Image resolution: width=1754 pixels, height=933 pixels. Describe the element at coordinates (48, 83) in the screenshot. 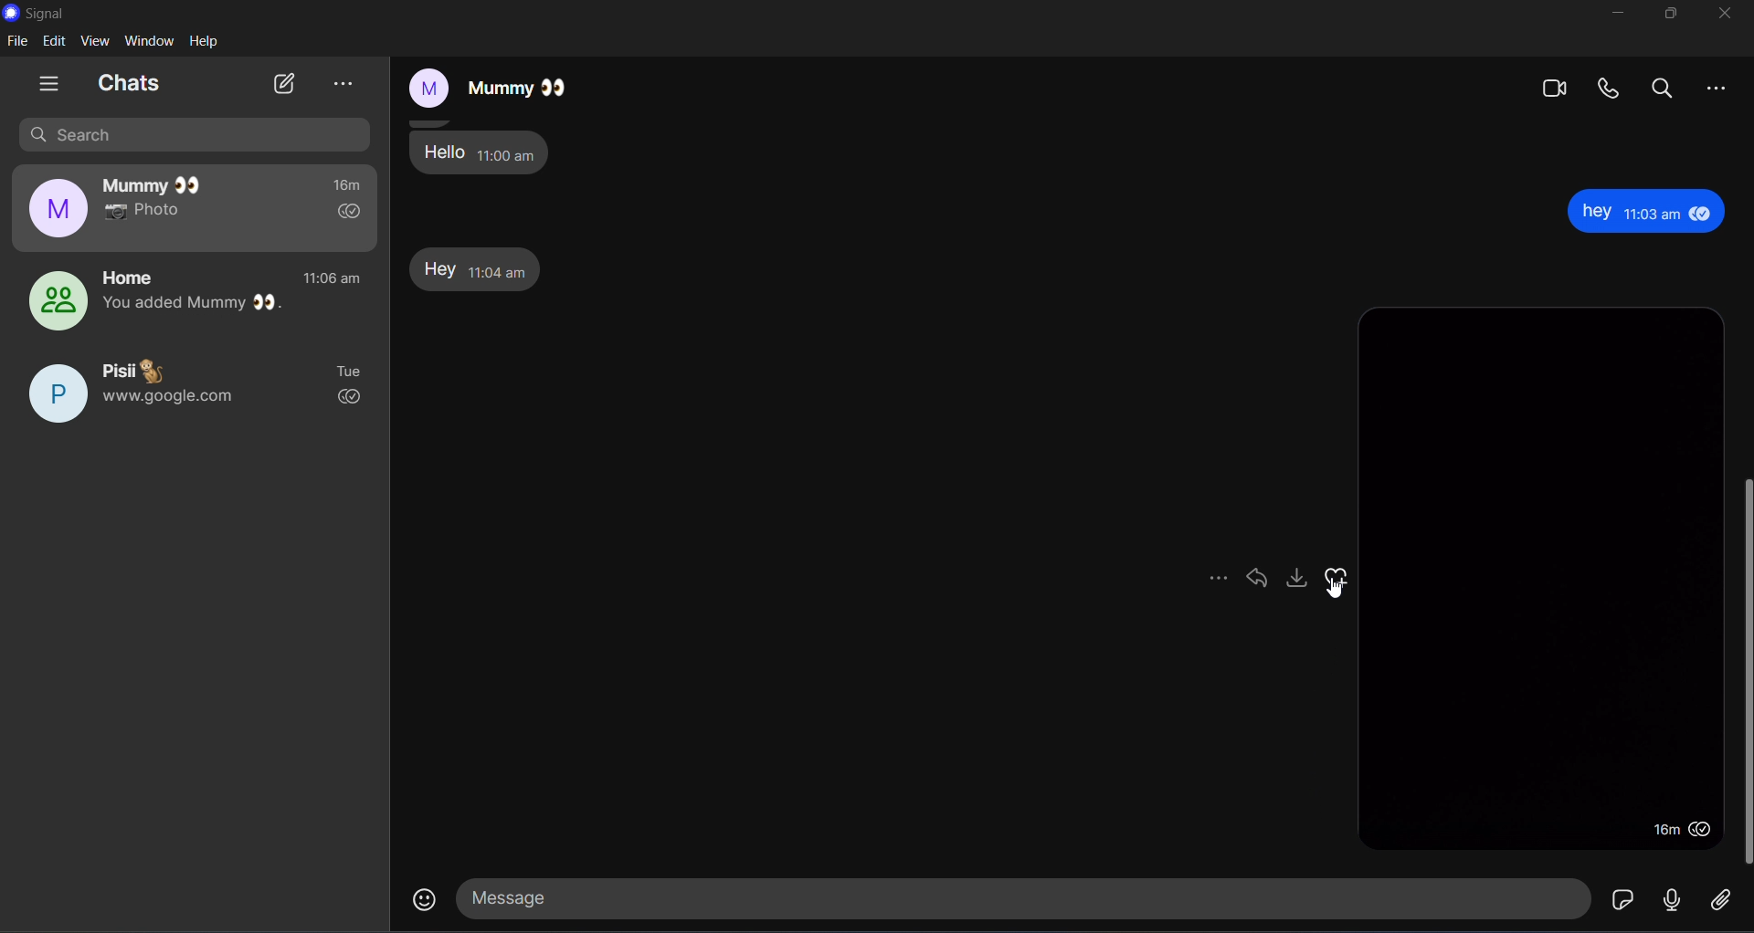

I see `show tabs` at that location.